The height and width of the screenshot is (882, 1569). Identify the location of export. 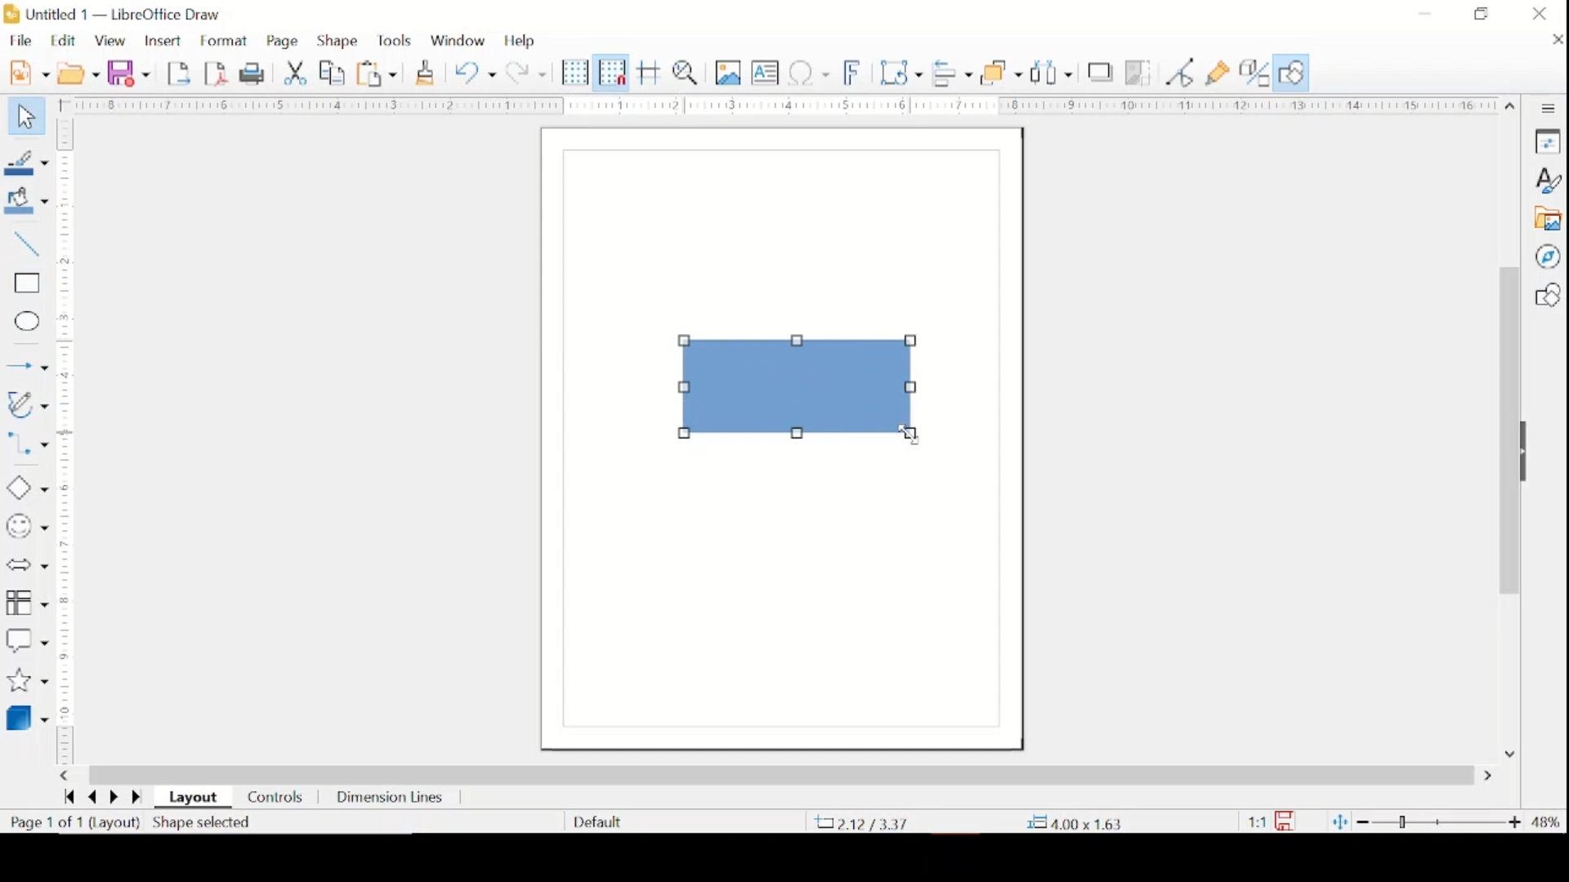
(181, 72).